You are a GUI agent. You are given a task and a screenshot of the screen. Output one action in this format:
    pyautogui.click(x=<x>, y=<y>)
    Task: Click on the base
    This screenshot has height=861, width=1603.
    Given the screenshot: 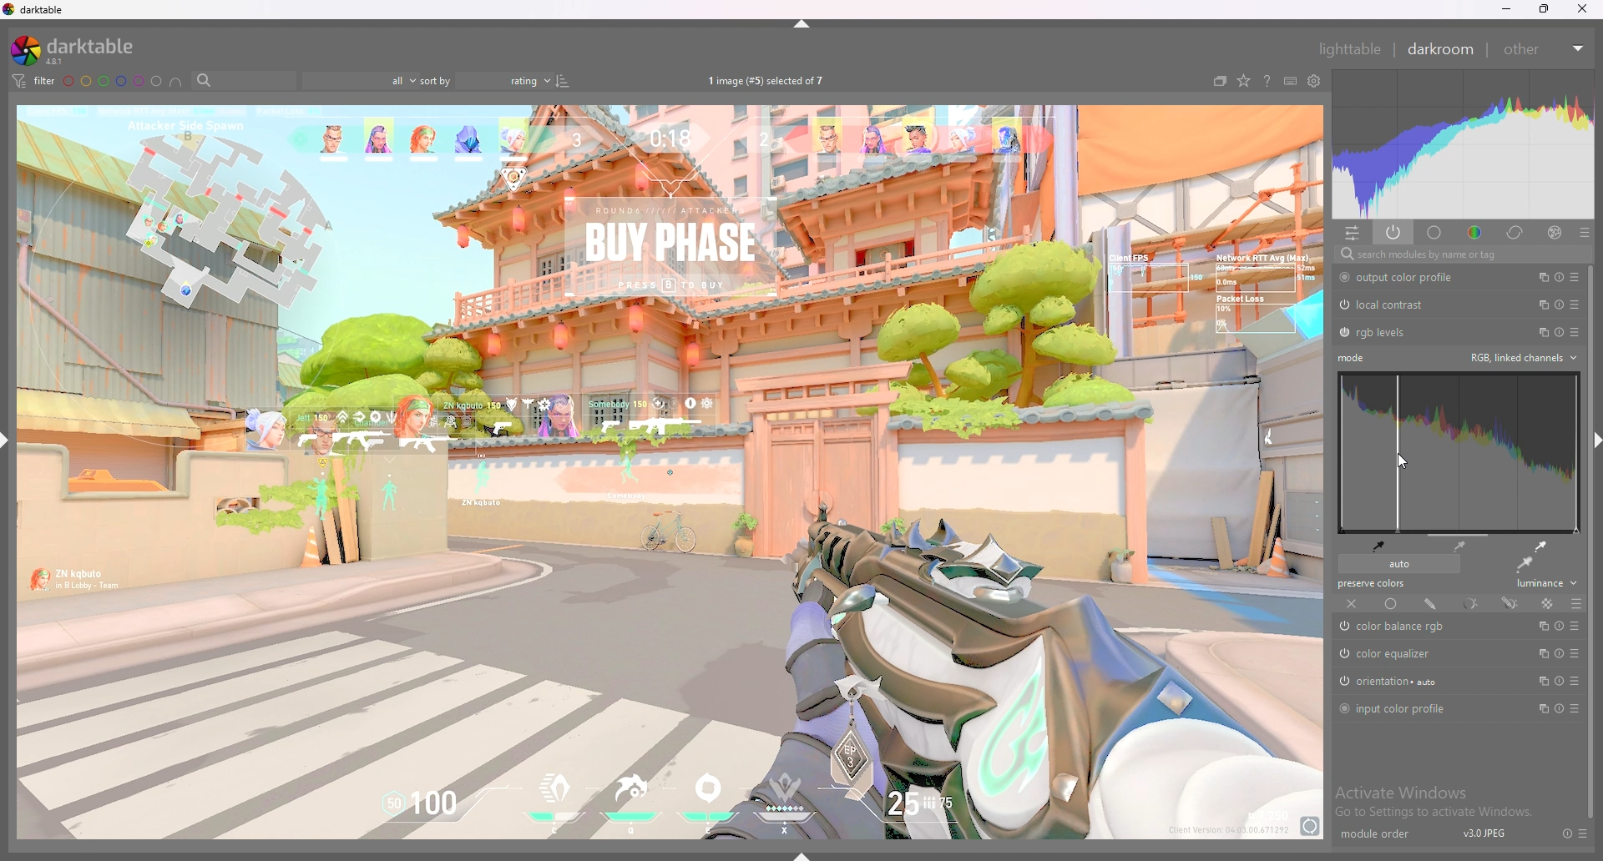 What is the action you would take?
    pyautogui.click(x=1435, y=233)
    